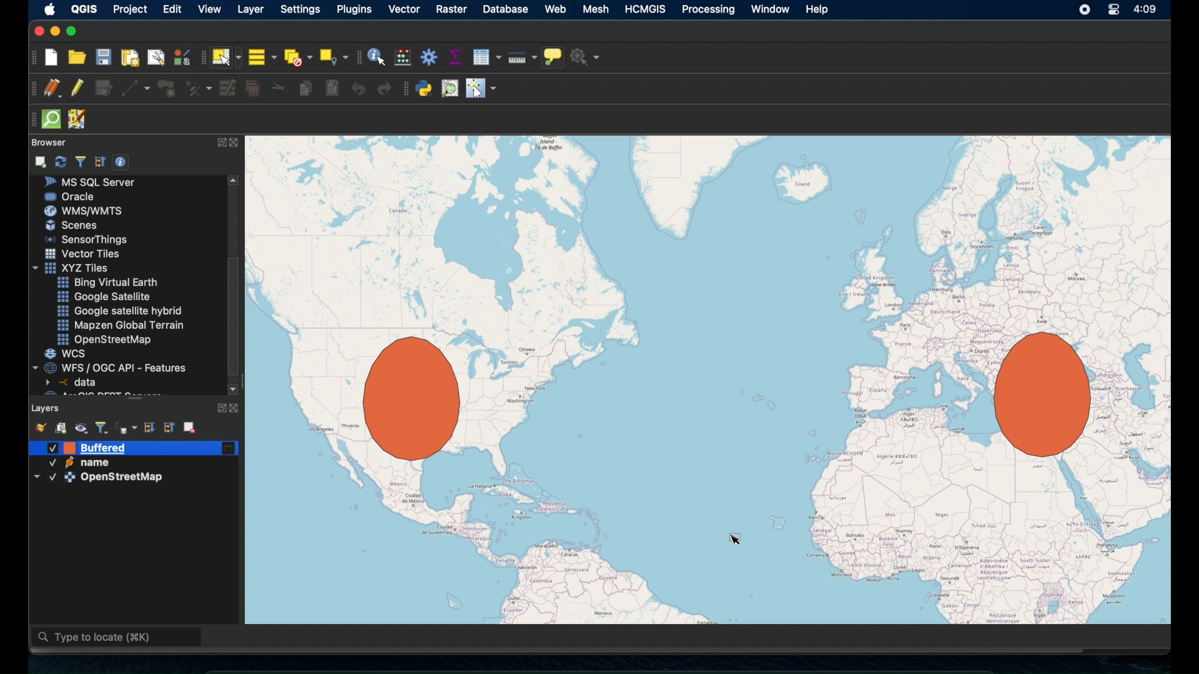  Describe the element at coordinates (334, 55) in the screenshot. I see `select by location` at that location.